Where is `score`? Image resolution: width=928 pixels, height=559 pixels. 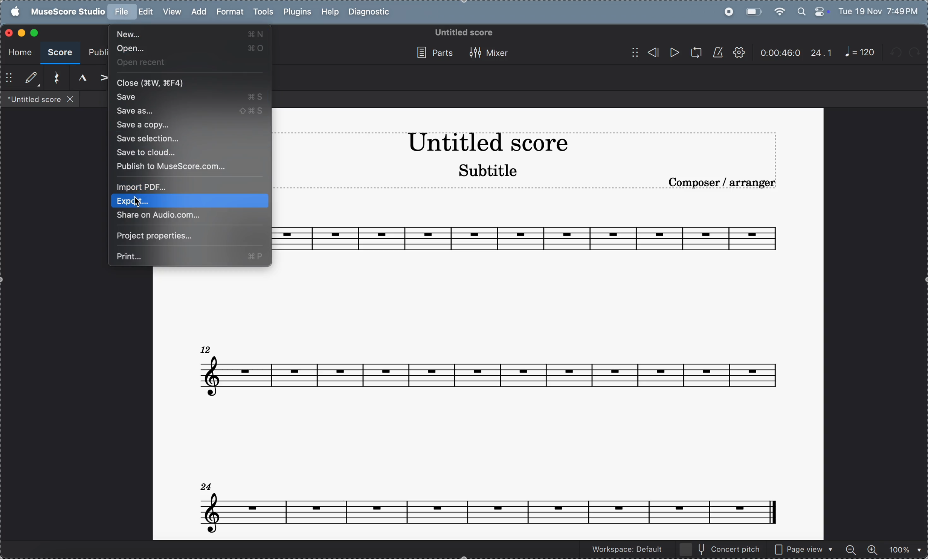
score is located at coordinates (60, 53).